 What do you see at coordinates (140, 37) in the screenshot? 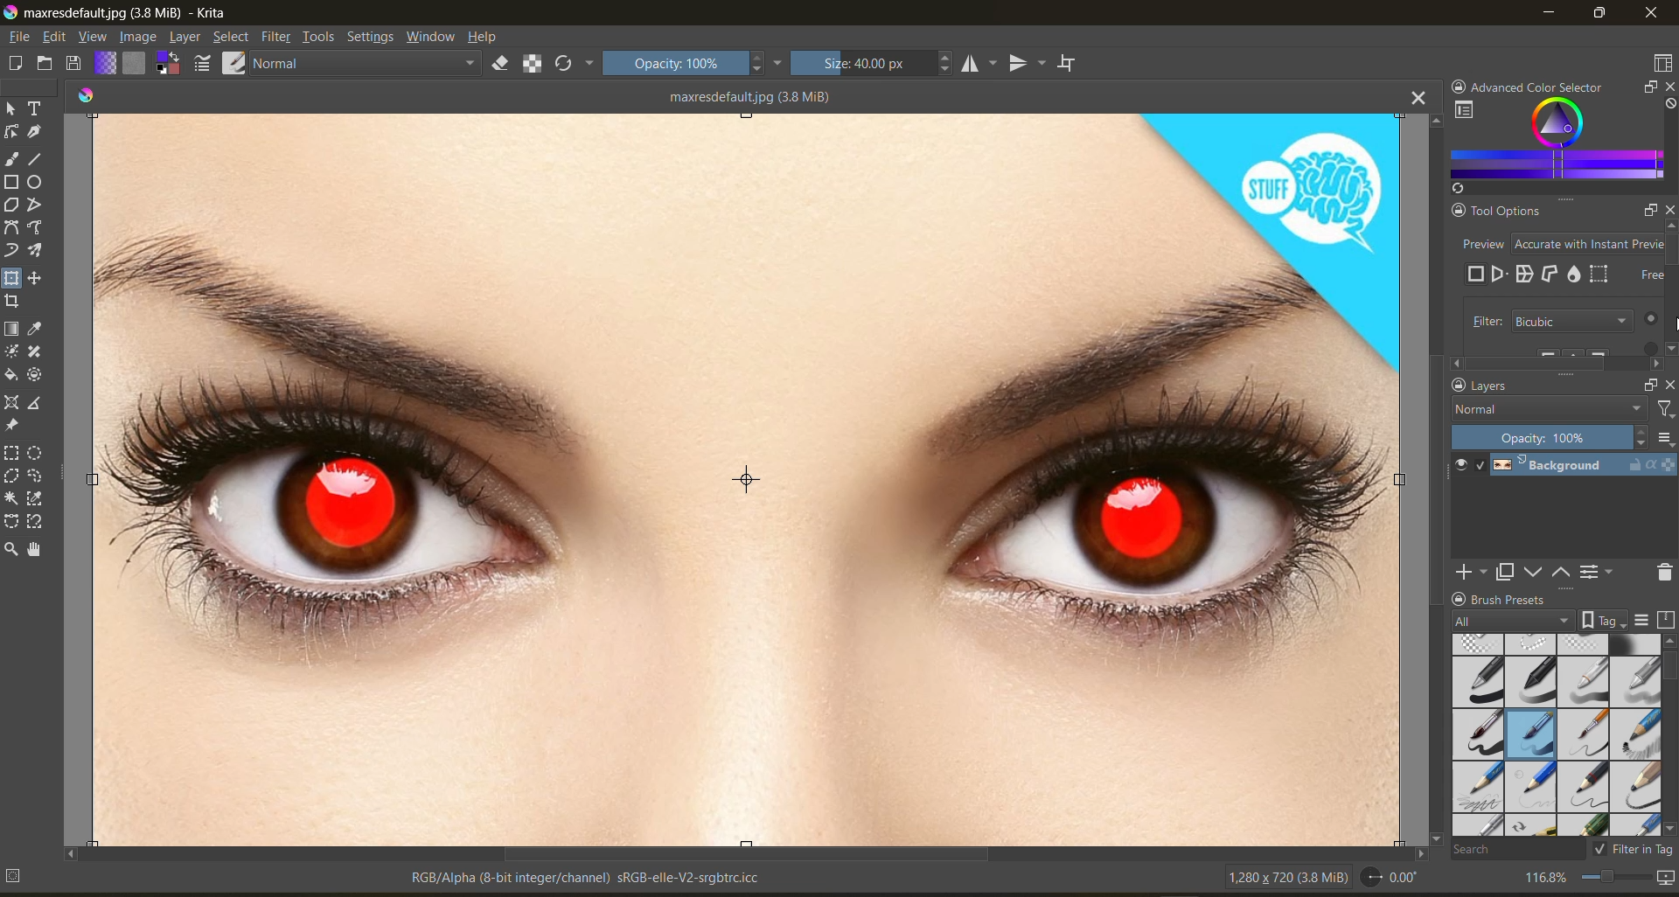
I see `image` at bounding box center [140, 37].